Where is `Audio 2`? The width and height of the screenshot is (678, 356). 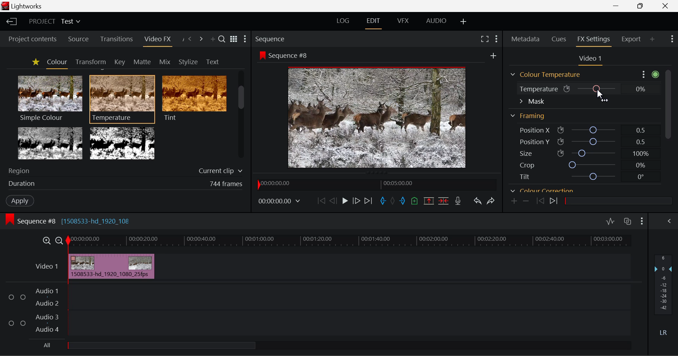 Audio 2 is located at coordinates (44, 302).